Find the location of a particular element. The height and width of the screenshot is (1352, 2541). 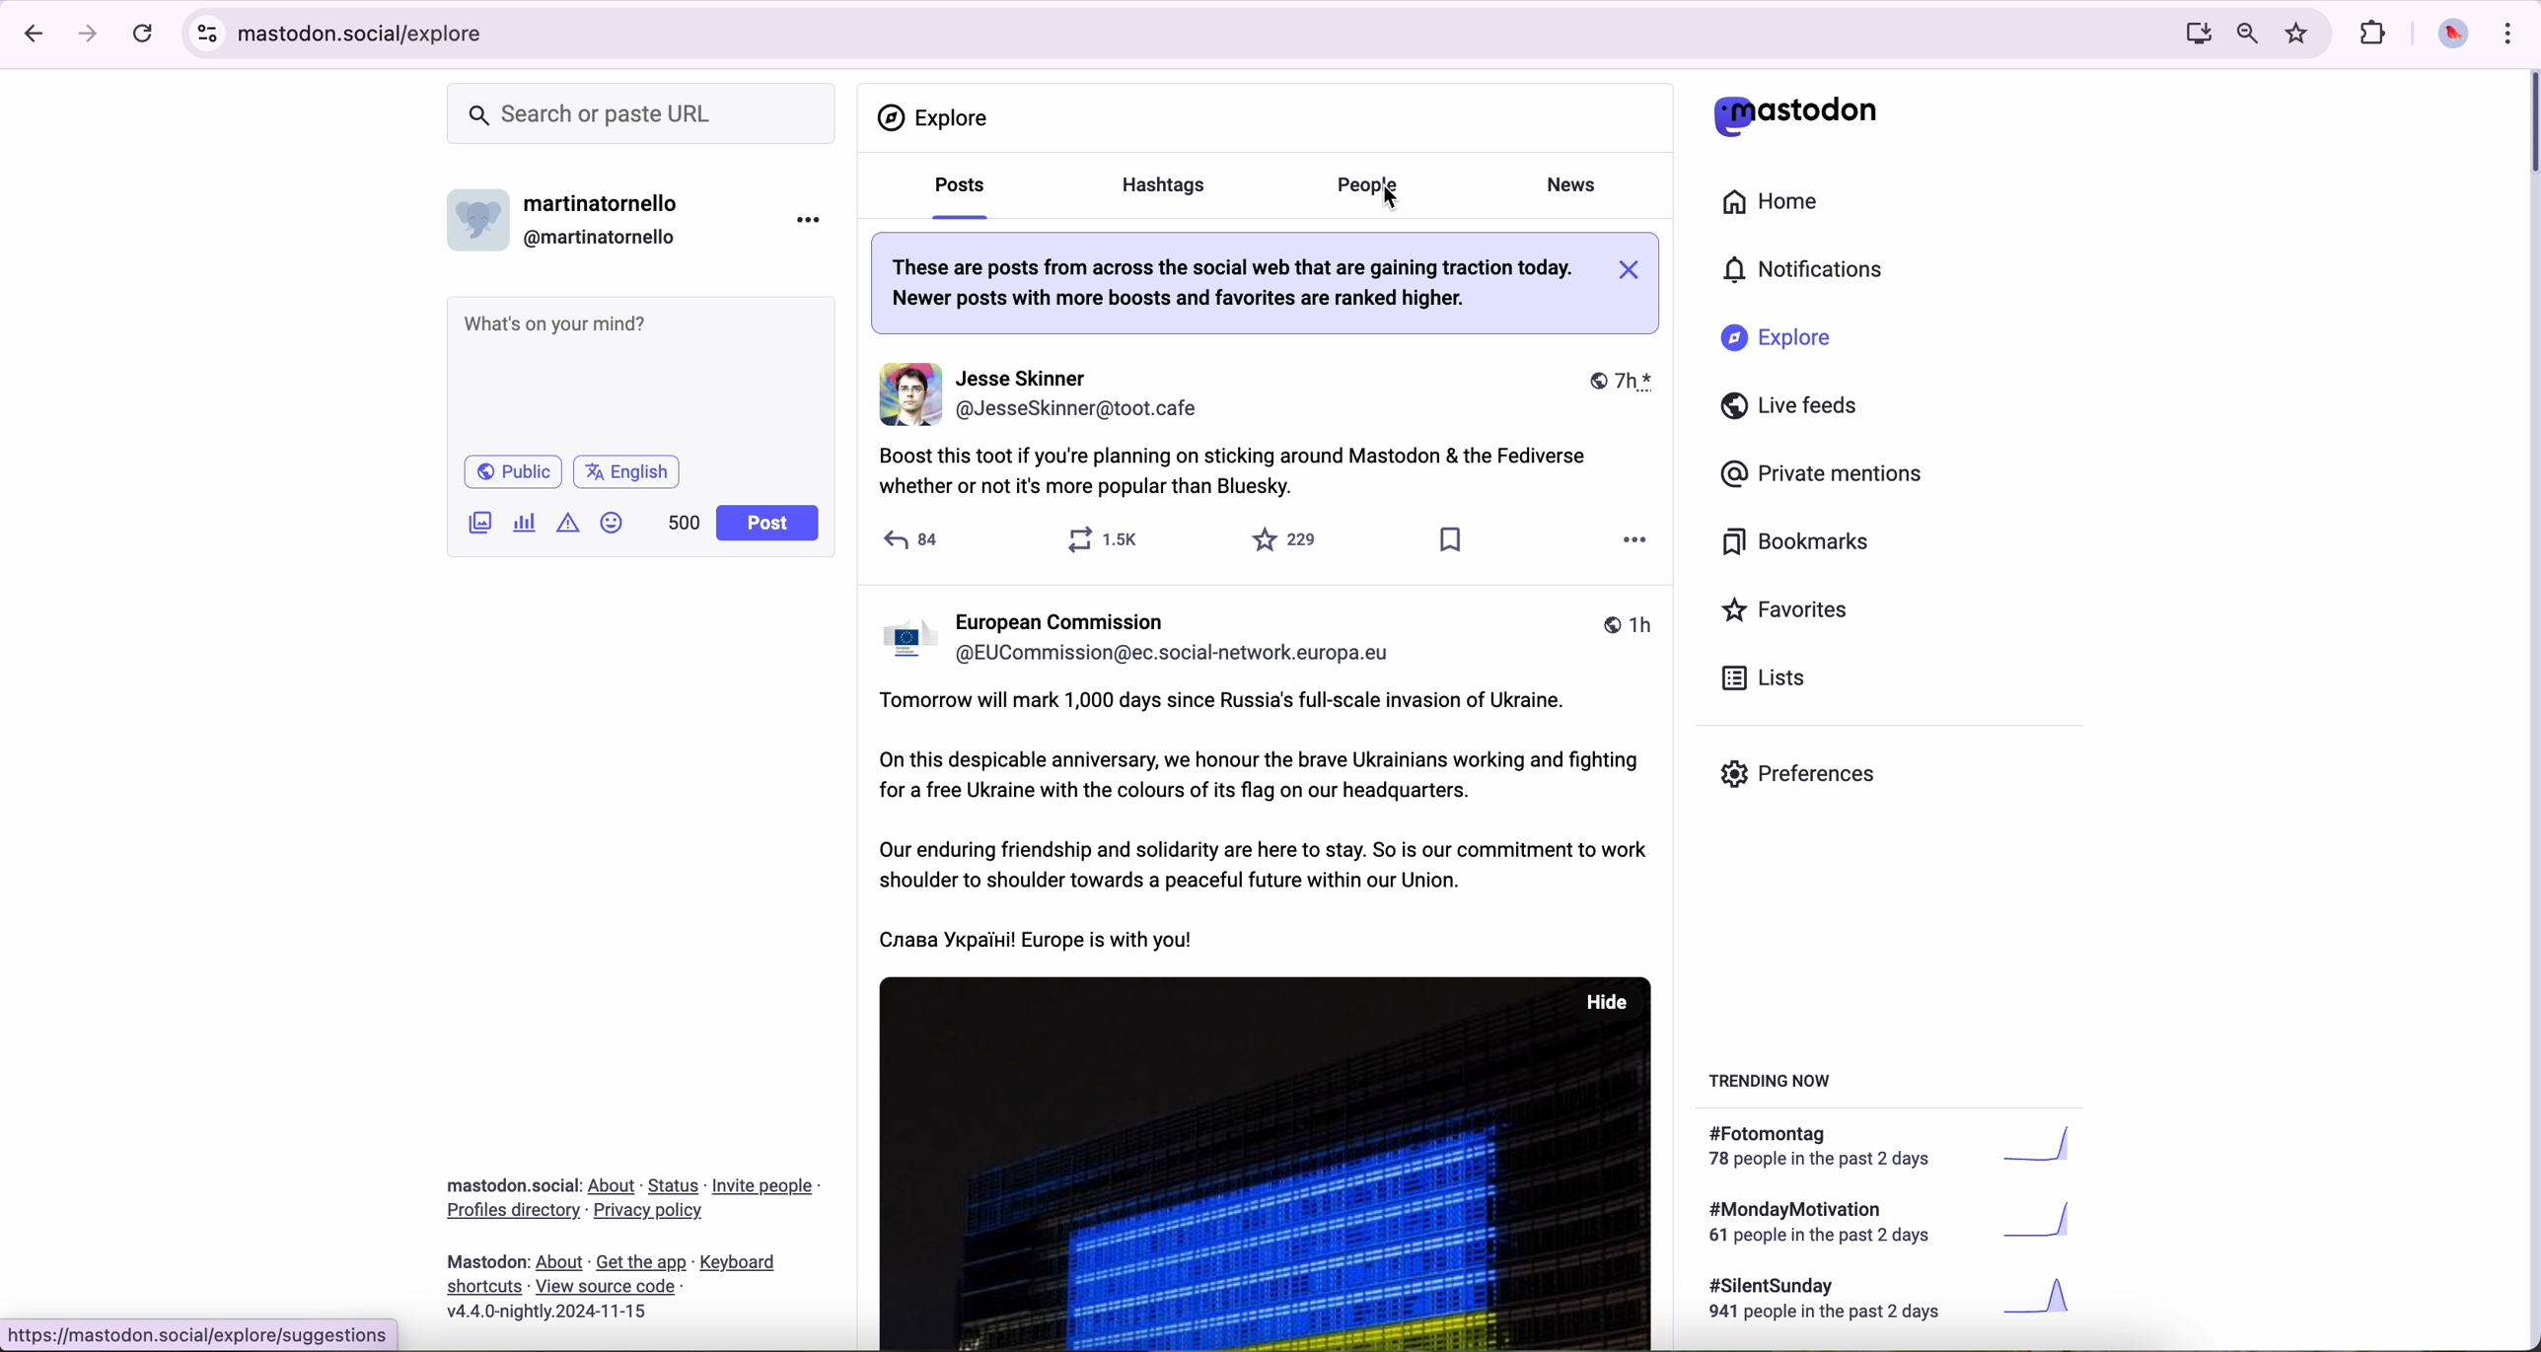

navigate foward is located at coordinates (89, 35).